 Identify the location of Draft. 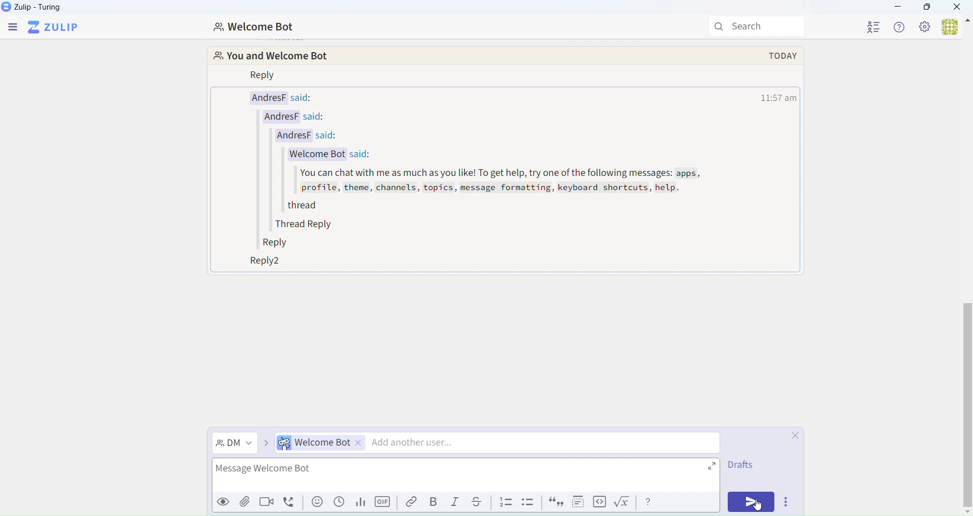
(738, 466).